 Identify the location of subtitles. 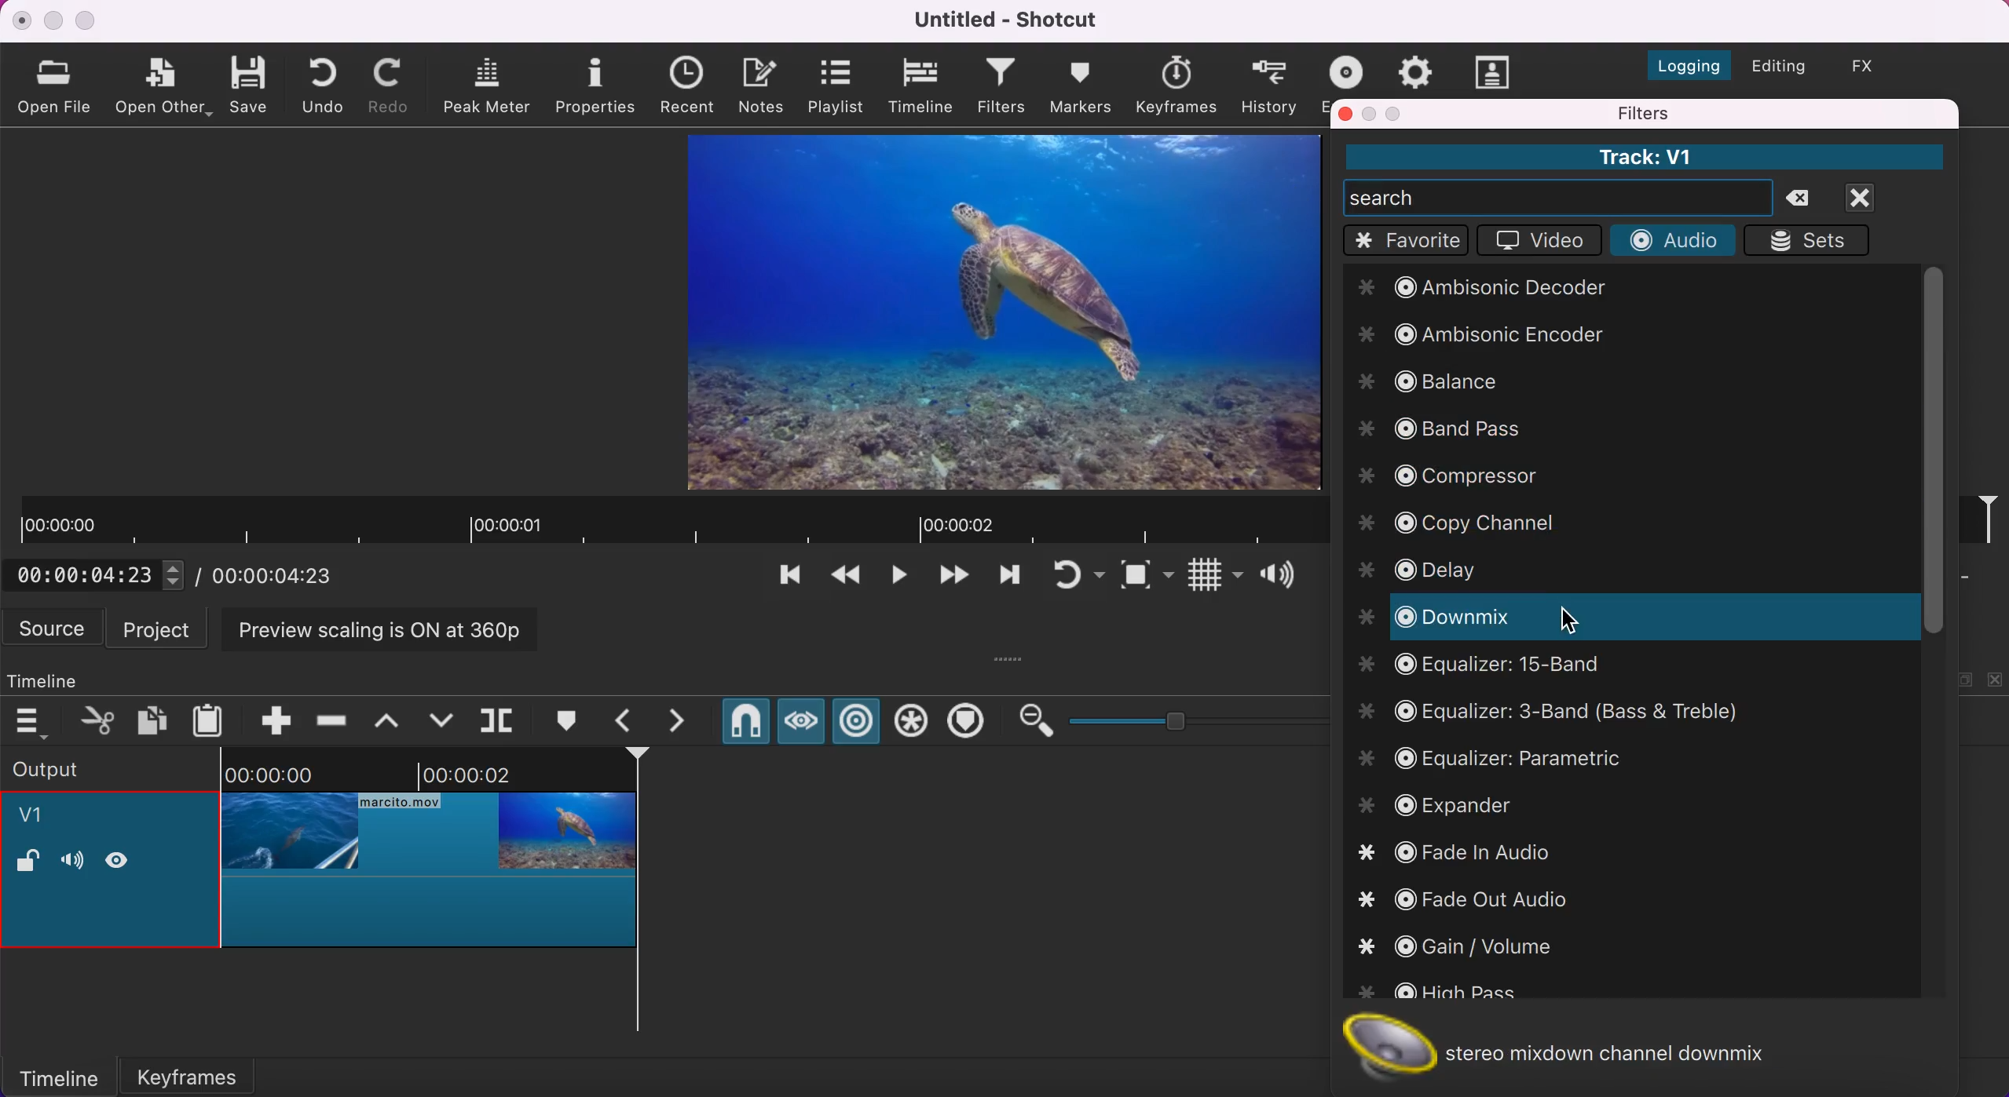
(1495, 71).